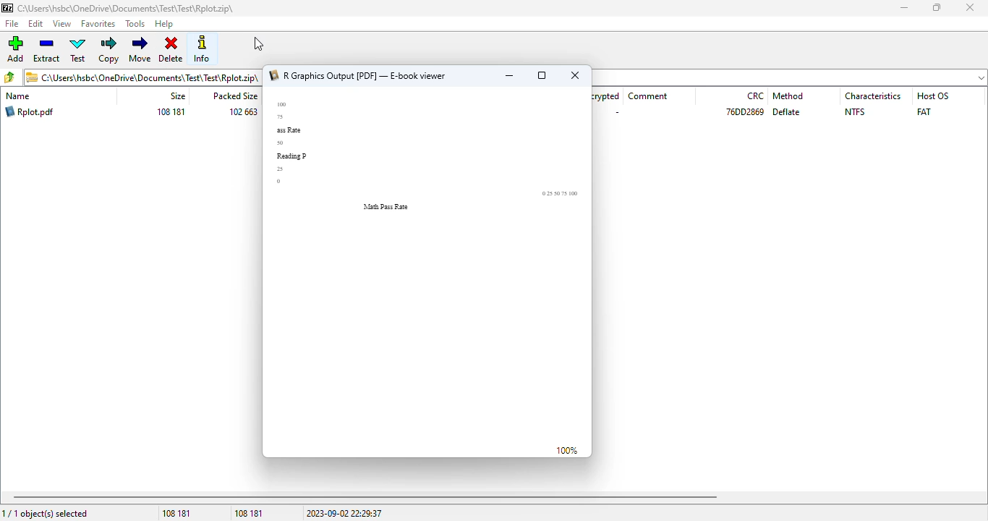 The width and height of the screenshot is (988, 521). Describe the element at coordinates (854, 111) in the screenshot. I see `NTFS` at that location.